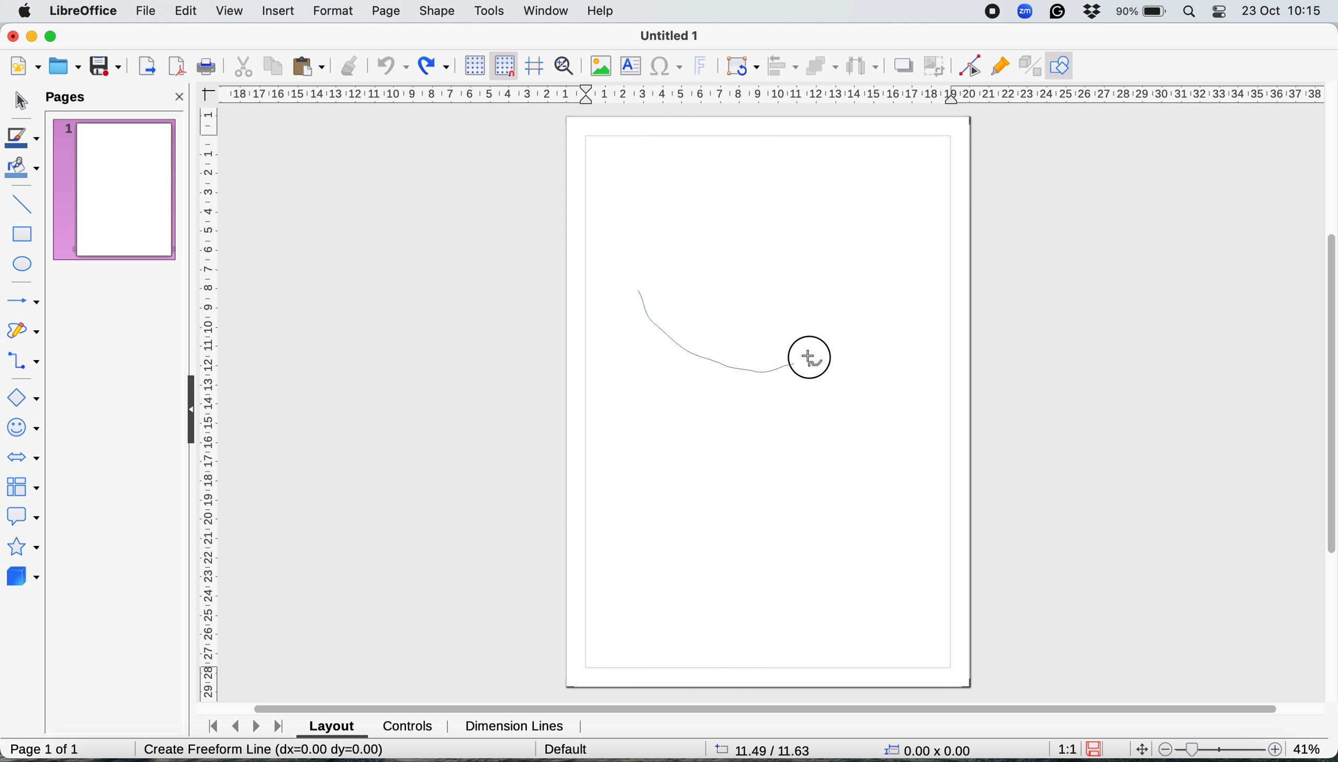 The width and height of the screenshot is (1338, 762). What do you see at coordinates (19, 99) in the screenshot?
I see `selection tool` at bounding box center [19, 99].